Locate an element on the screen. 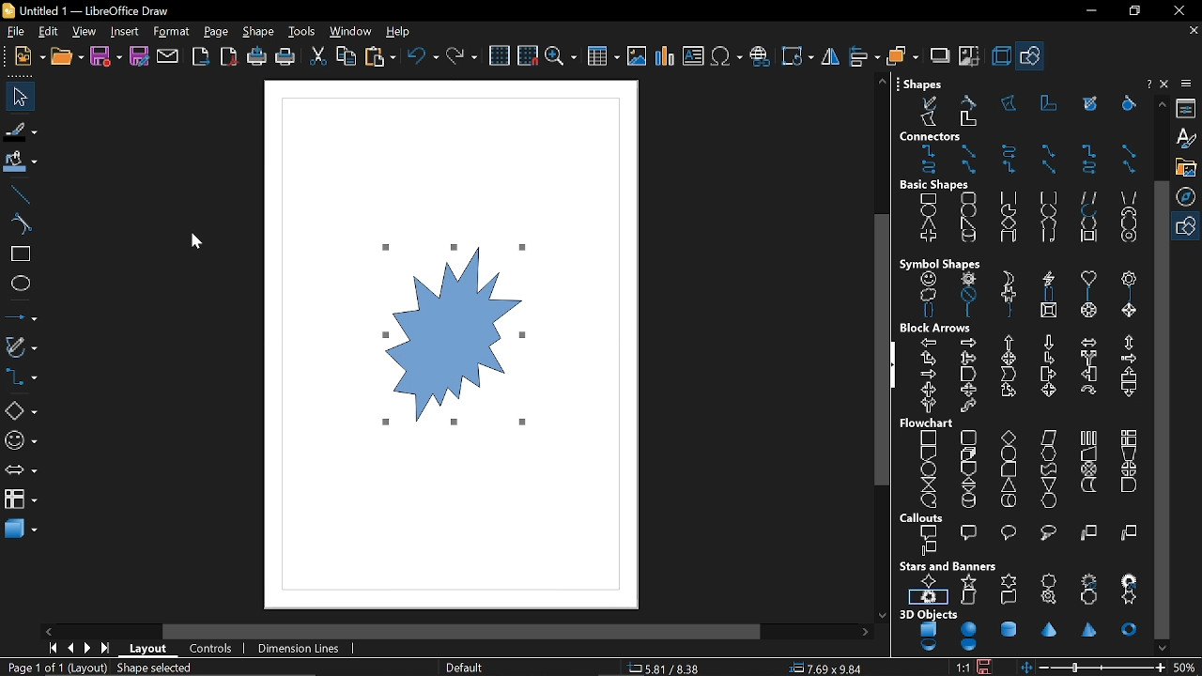  arrange is located at coordinates (901, 56).